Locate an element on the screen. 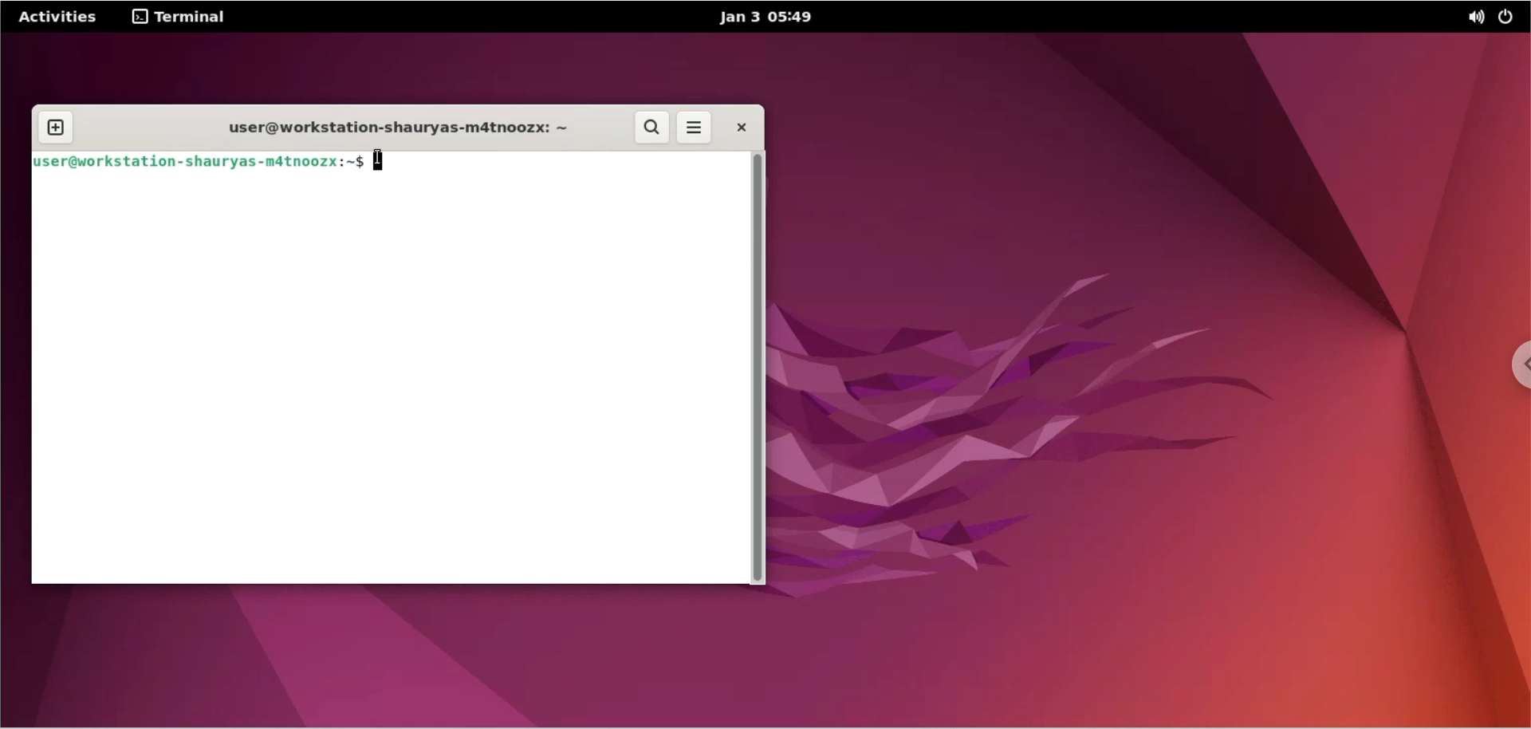 The height and width of the screenshot is (729, 1531). terminal is located at coordinates (183, 16).